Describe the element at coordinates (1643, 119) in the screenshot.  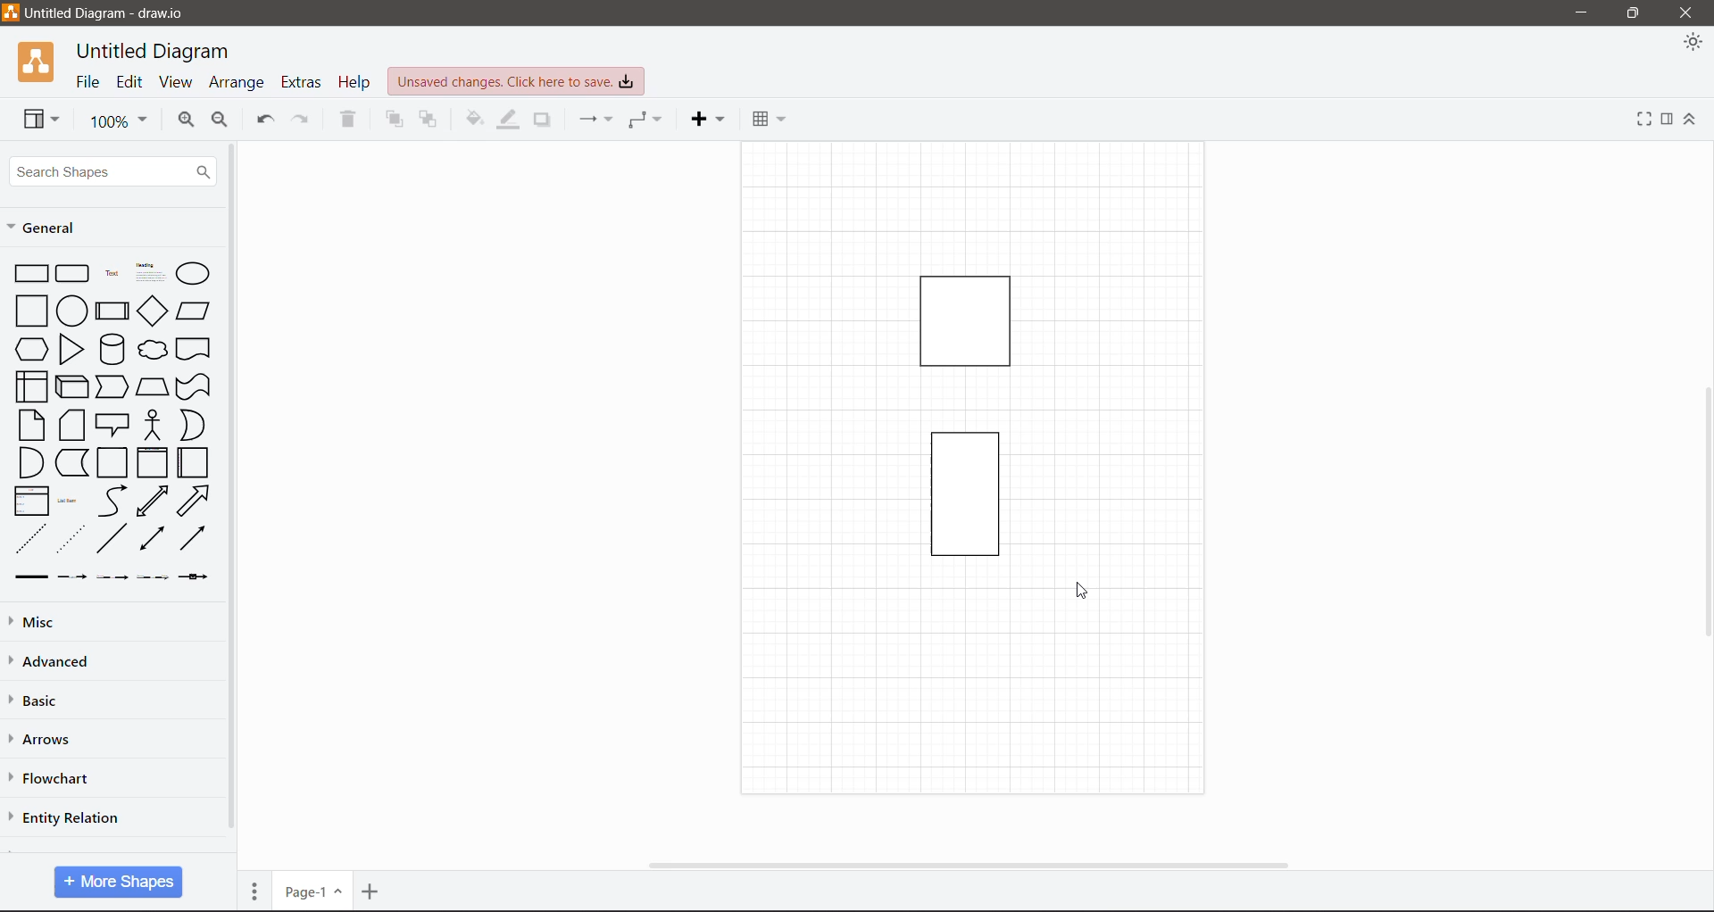
I see `Fullscreen` at that location.